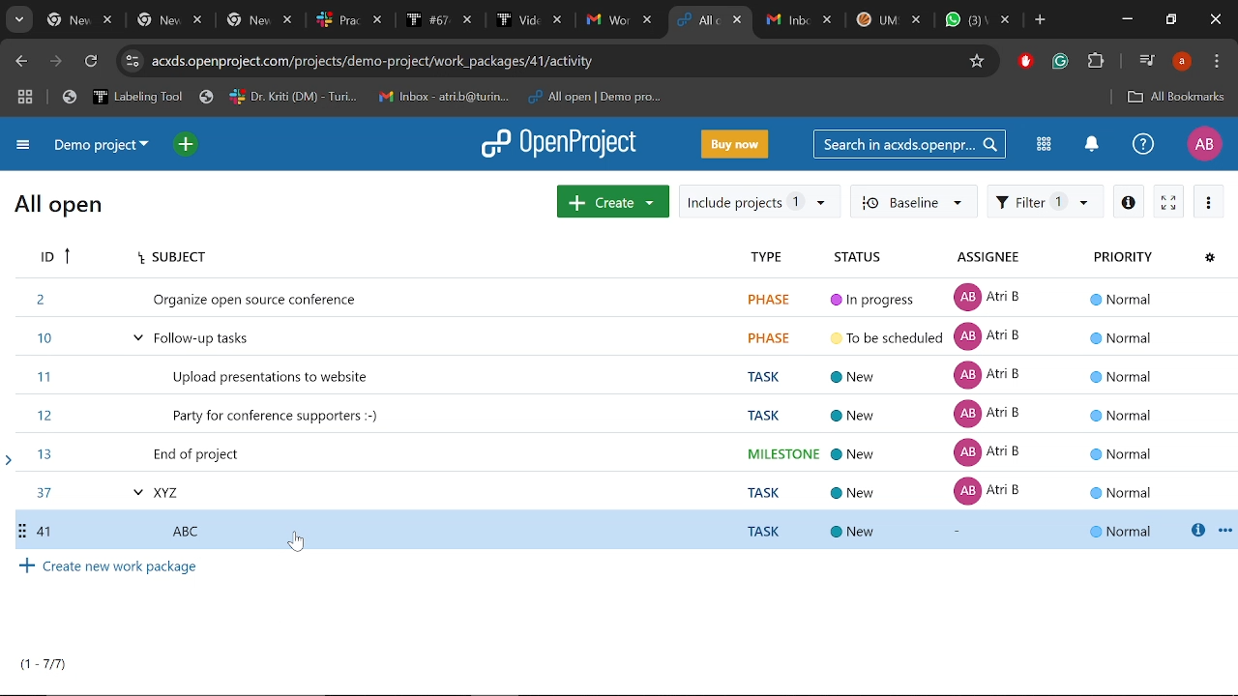 This screenshot has height=696, width=1238. I want to click on Control audio/video, so click(1145, 60).